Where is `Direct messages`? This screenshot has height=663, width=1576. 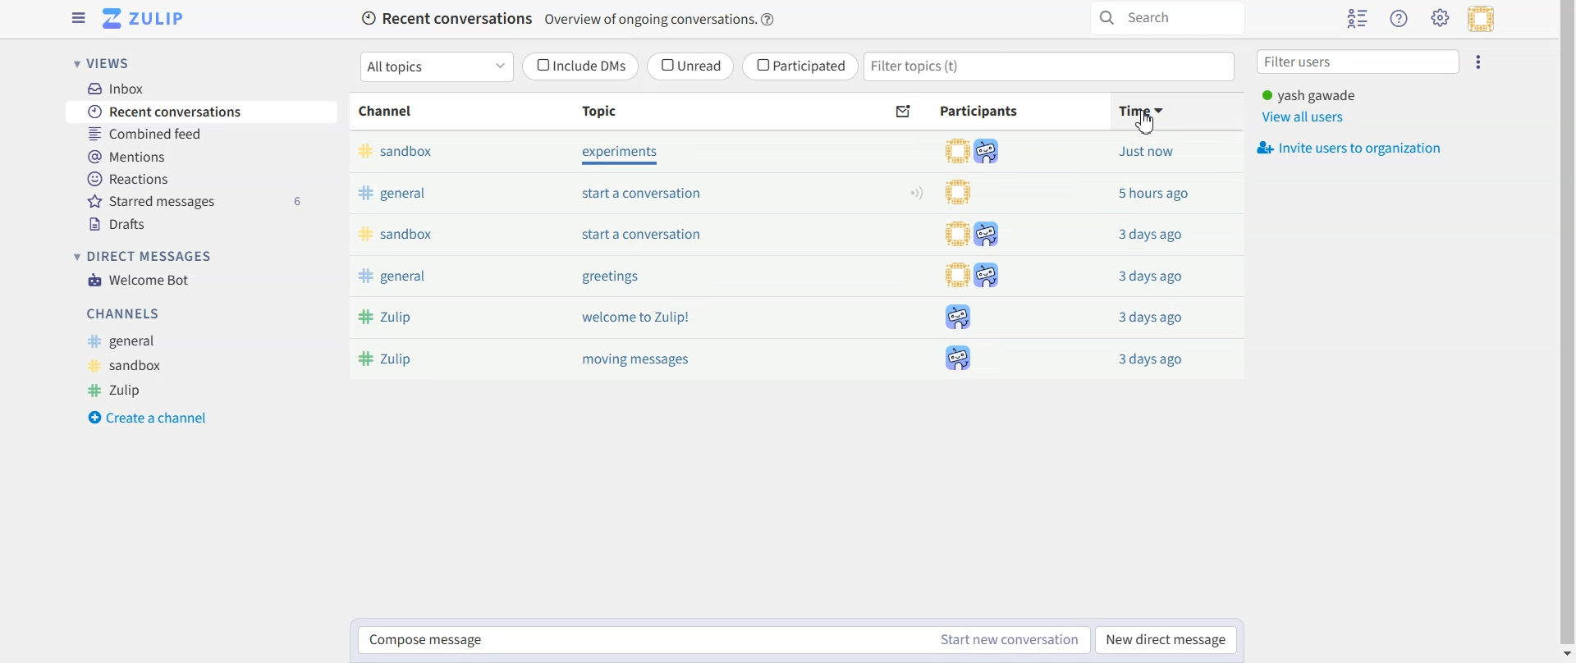 Direct messages is located at coordinates (141, 257).